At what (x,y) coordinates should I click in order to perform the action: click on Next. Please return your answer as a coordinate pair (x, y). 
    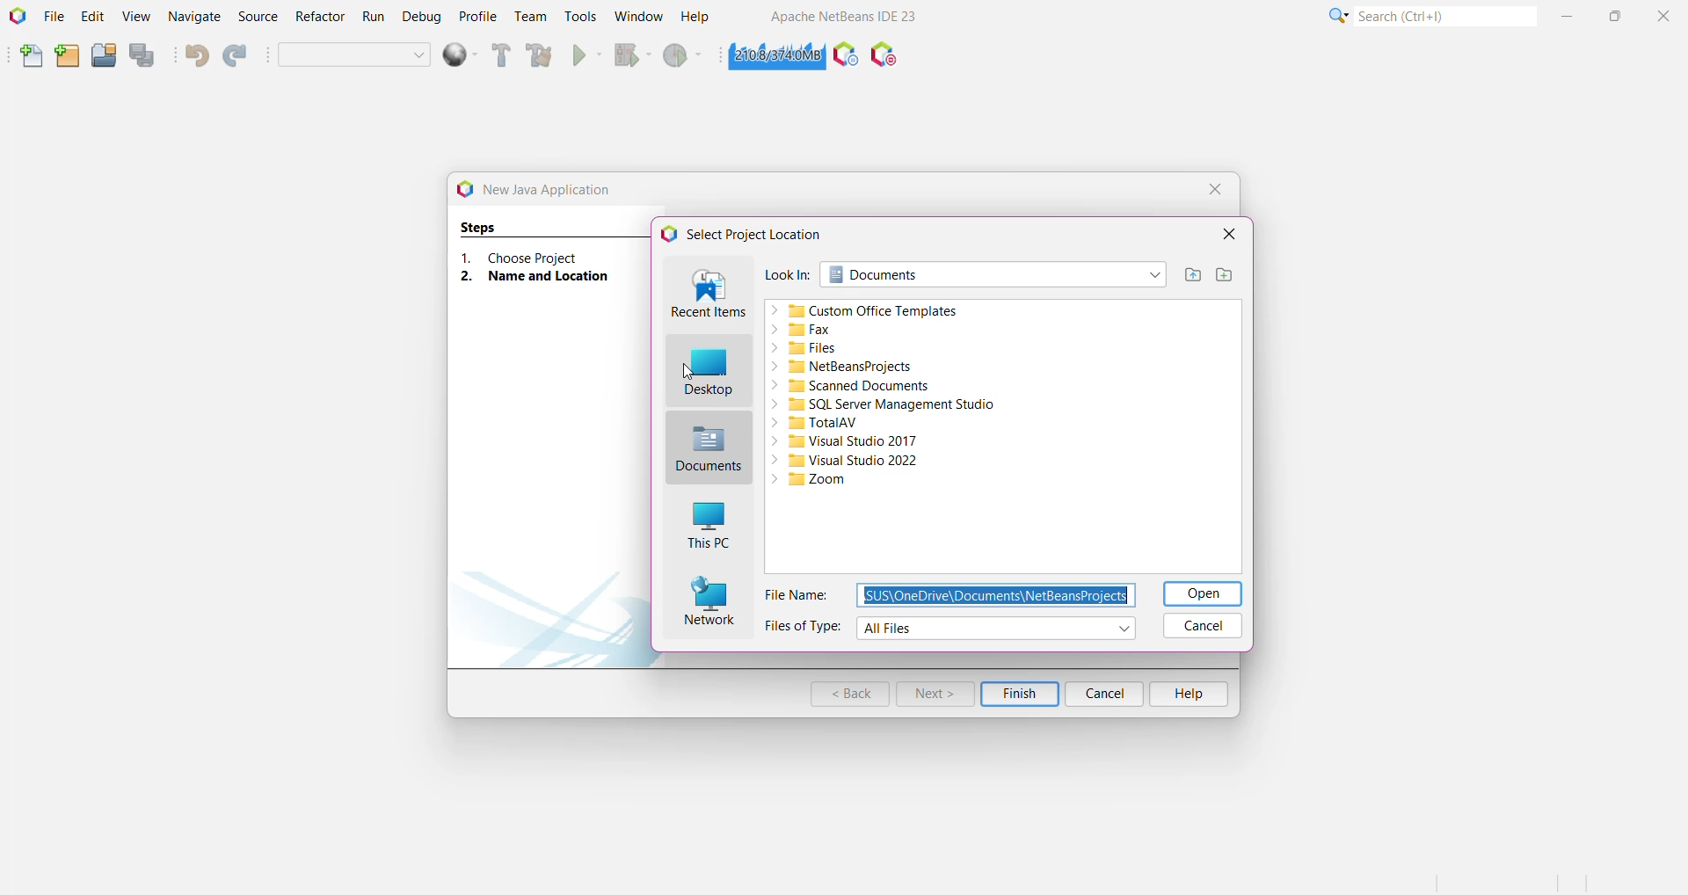
    Looking at the image, I should click on (934, 695).